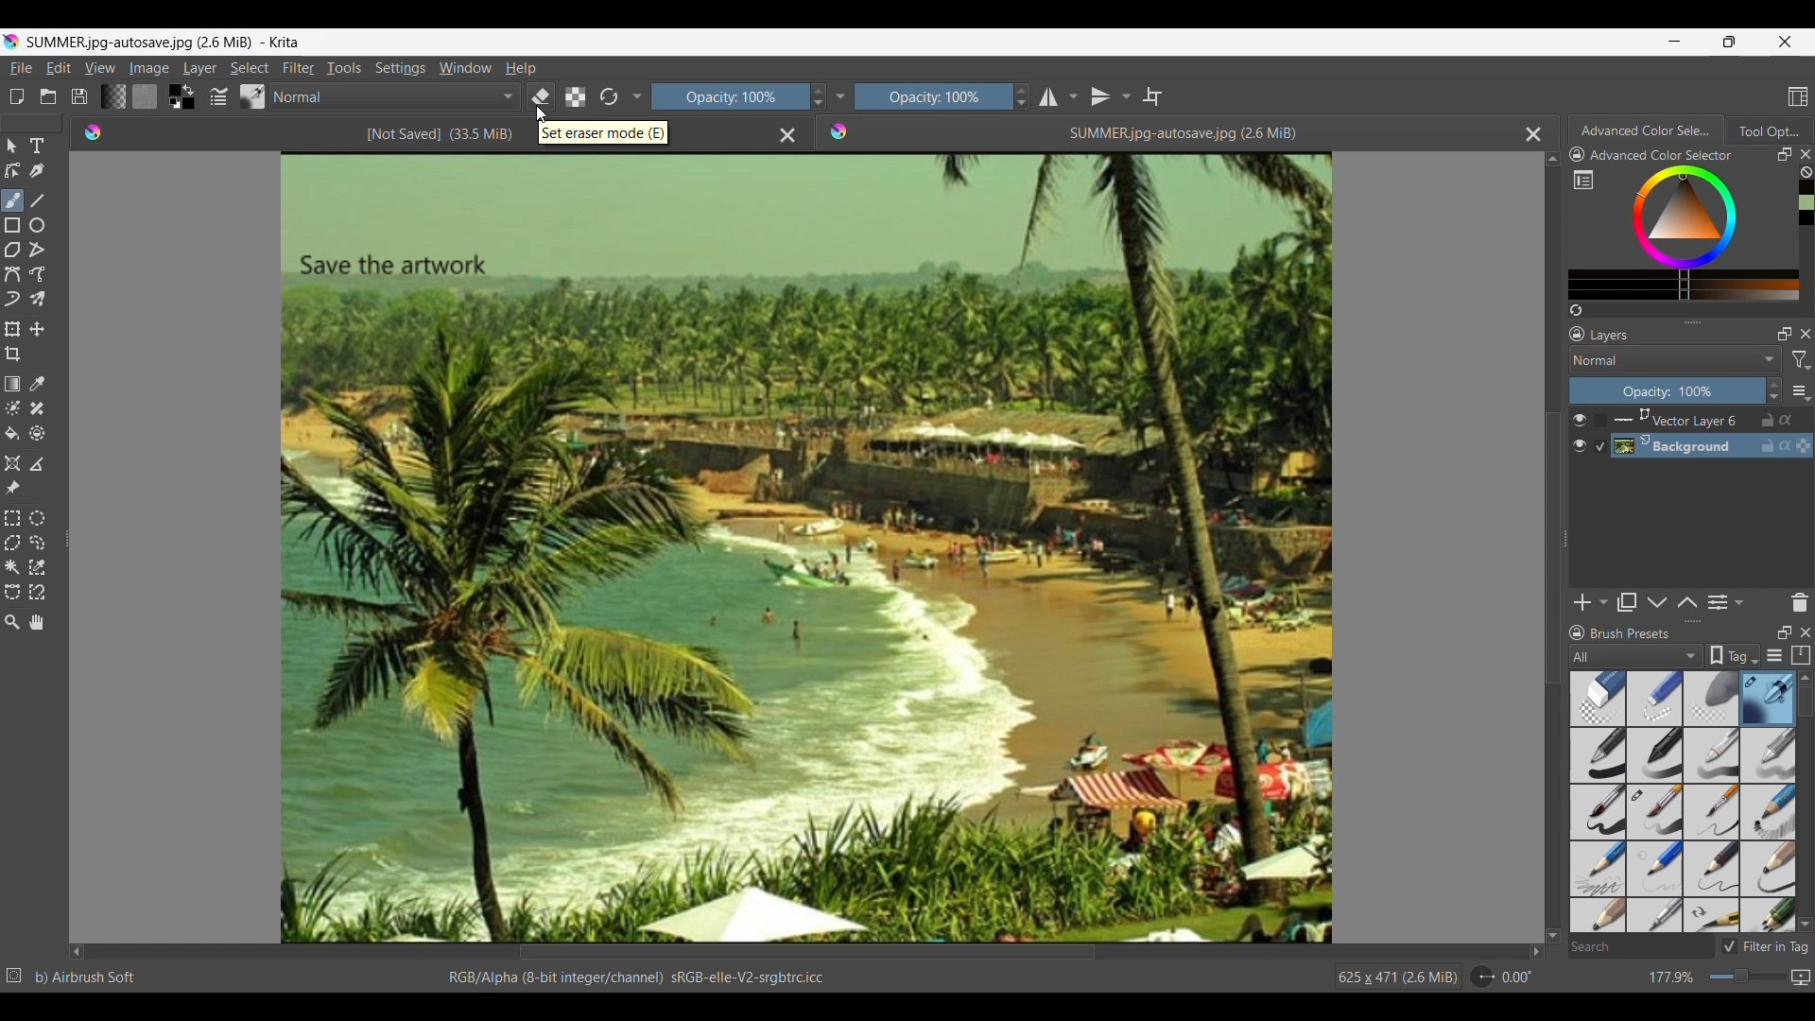 The height and width of the screenshot is (1021, 1815). Describe the element at coordinates (1601, 434) in the screenshot. I see `Indicates respective background is selected` at that location.